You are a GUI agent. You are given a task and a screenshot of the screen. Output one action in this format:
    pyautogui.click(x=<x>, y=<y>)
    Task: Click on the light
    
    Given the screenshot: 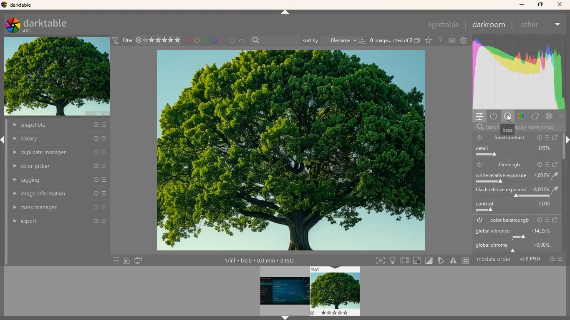 What is the action you would take?
    pyautogui.click(x=393, y=261)
    